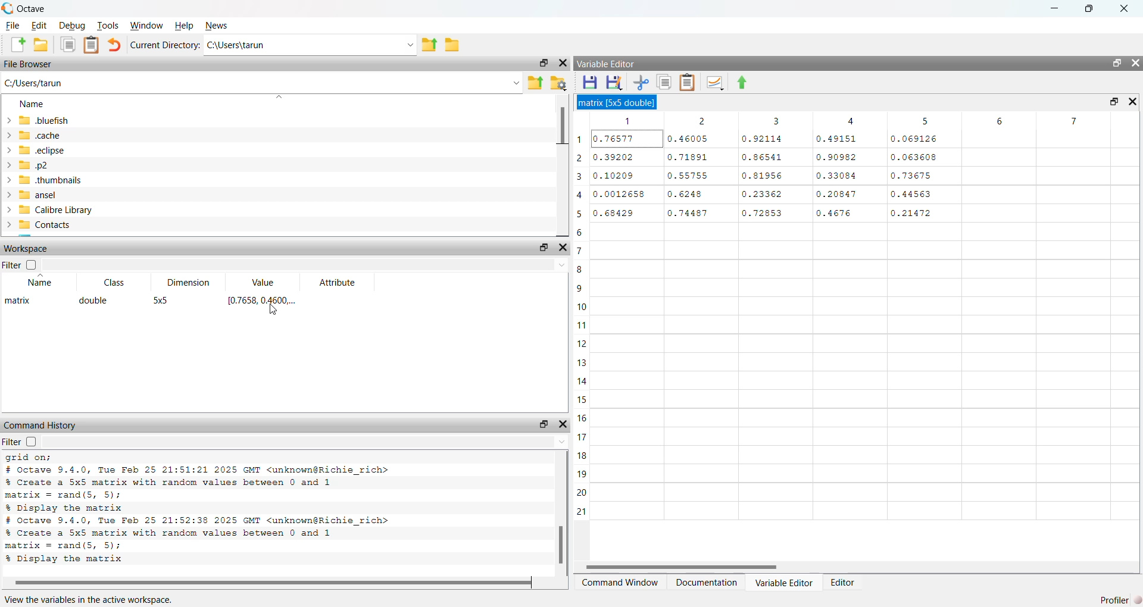 The image size is (1143, 607). What do you see at coordinates (541, 64) in the screenshot?
I see `maximise` at bounding box center [541, 64].